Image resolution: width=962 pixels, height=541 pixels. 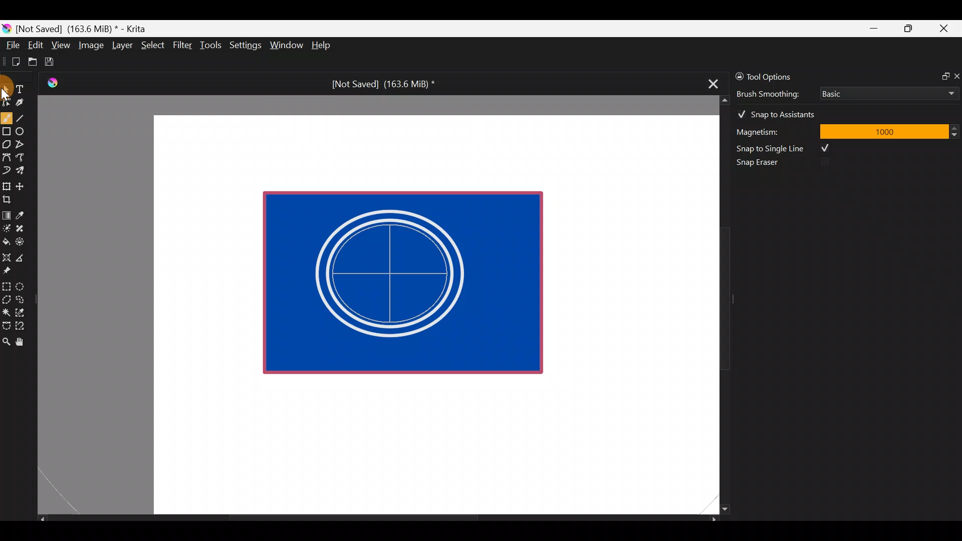 What do you see at coordinates (737, 75) in the screenshot?
I see `Lock/unlock docker` at bounding box center [737, 75].